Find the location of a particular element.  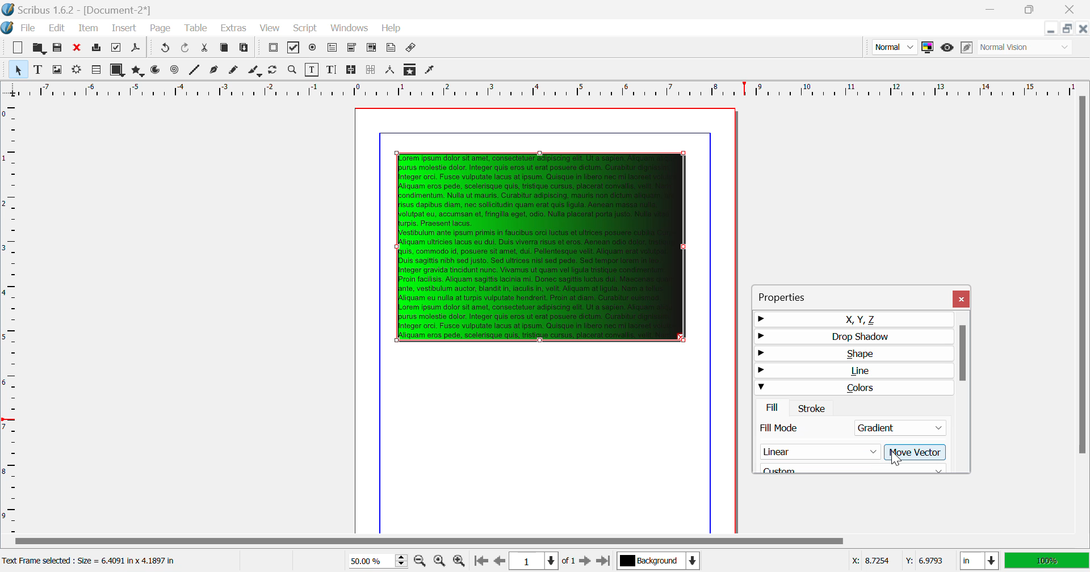

Page 1 of 1 is located at coordinates (541, 561).